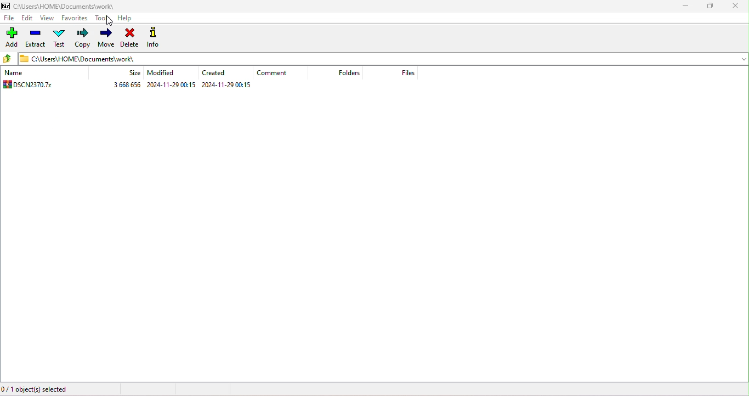 This screenshot has height=396, width=749. Describe the element at coordinates (223, 73) in the screenshot. I see `created` at that location.